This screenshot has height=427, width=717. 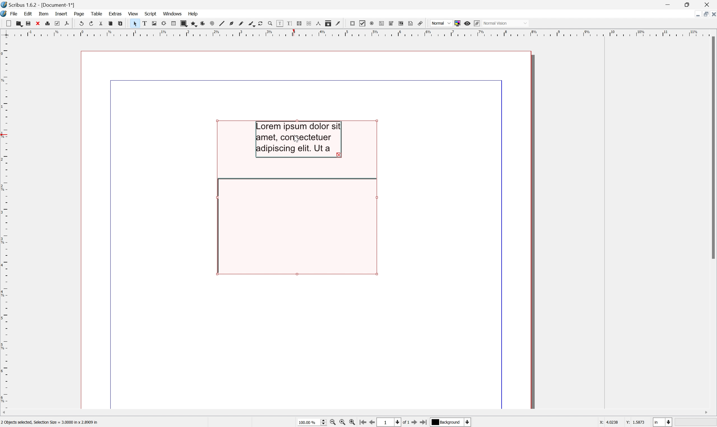 I want to click on Scribus 1.6.2 - [Document-1*], so click(x=37, y=5).